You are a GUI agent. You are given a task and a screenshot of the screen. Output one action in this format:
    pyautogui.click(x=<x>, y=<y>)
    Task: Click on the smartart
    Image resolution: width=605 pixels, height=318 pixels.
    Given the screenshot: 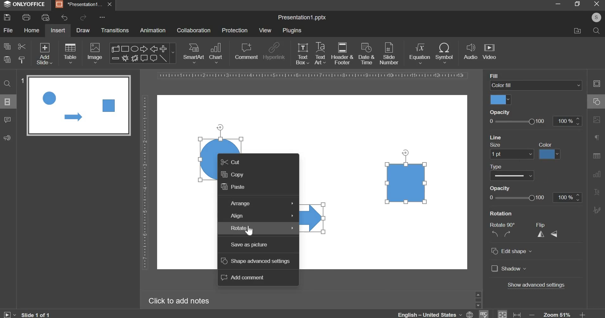 What is the action you would take?
    pyautogui.click(x=194, y=52)
    